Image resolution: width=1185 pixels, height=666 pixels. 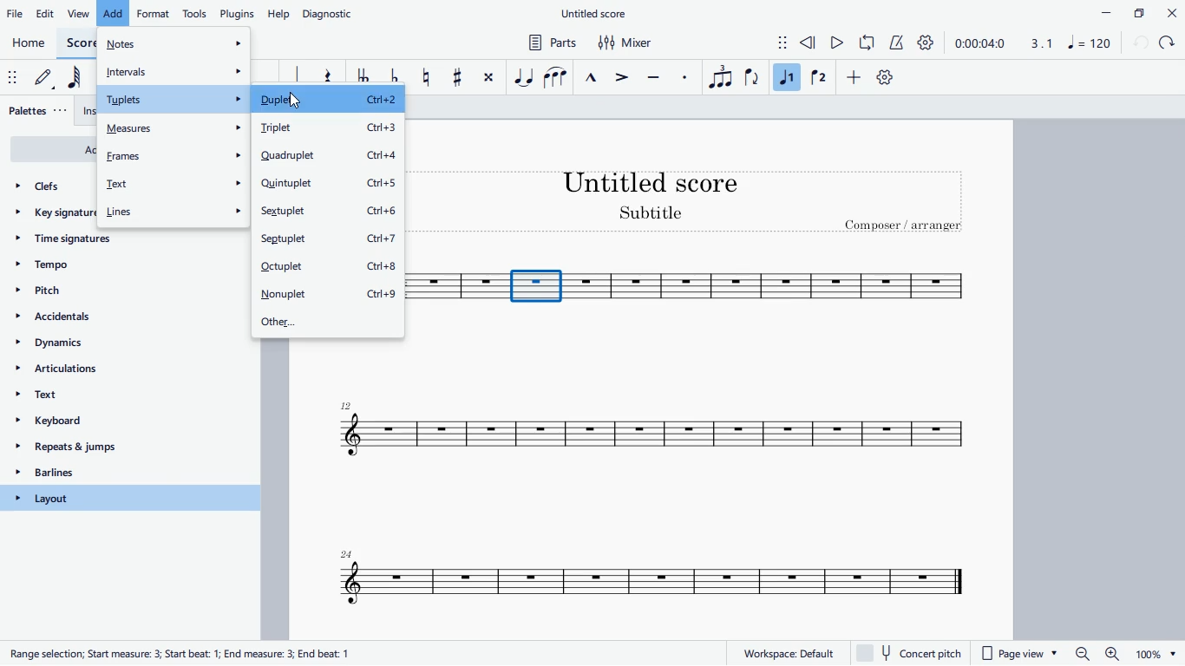 I want to click on loop playback, so click(x=868, y=42).